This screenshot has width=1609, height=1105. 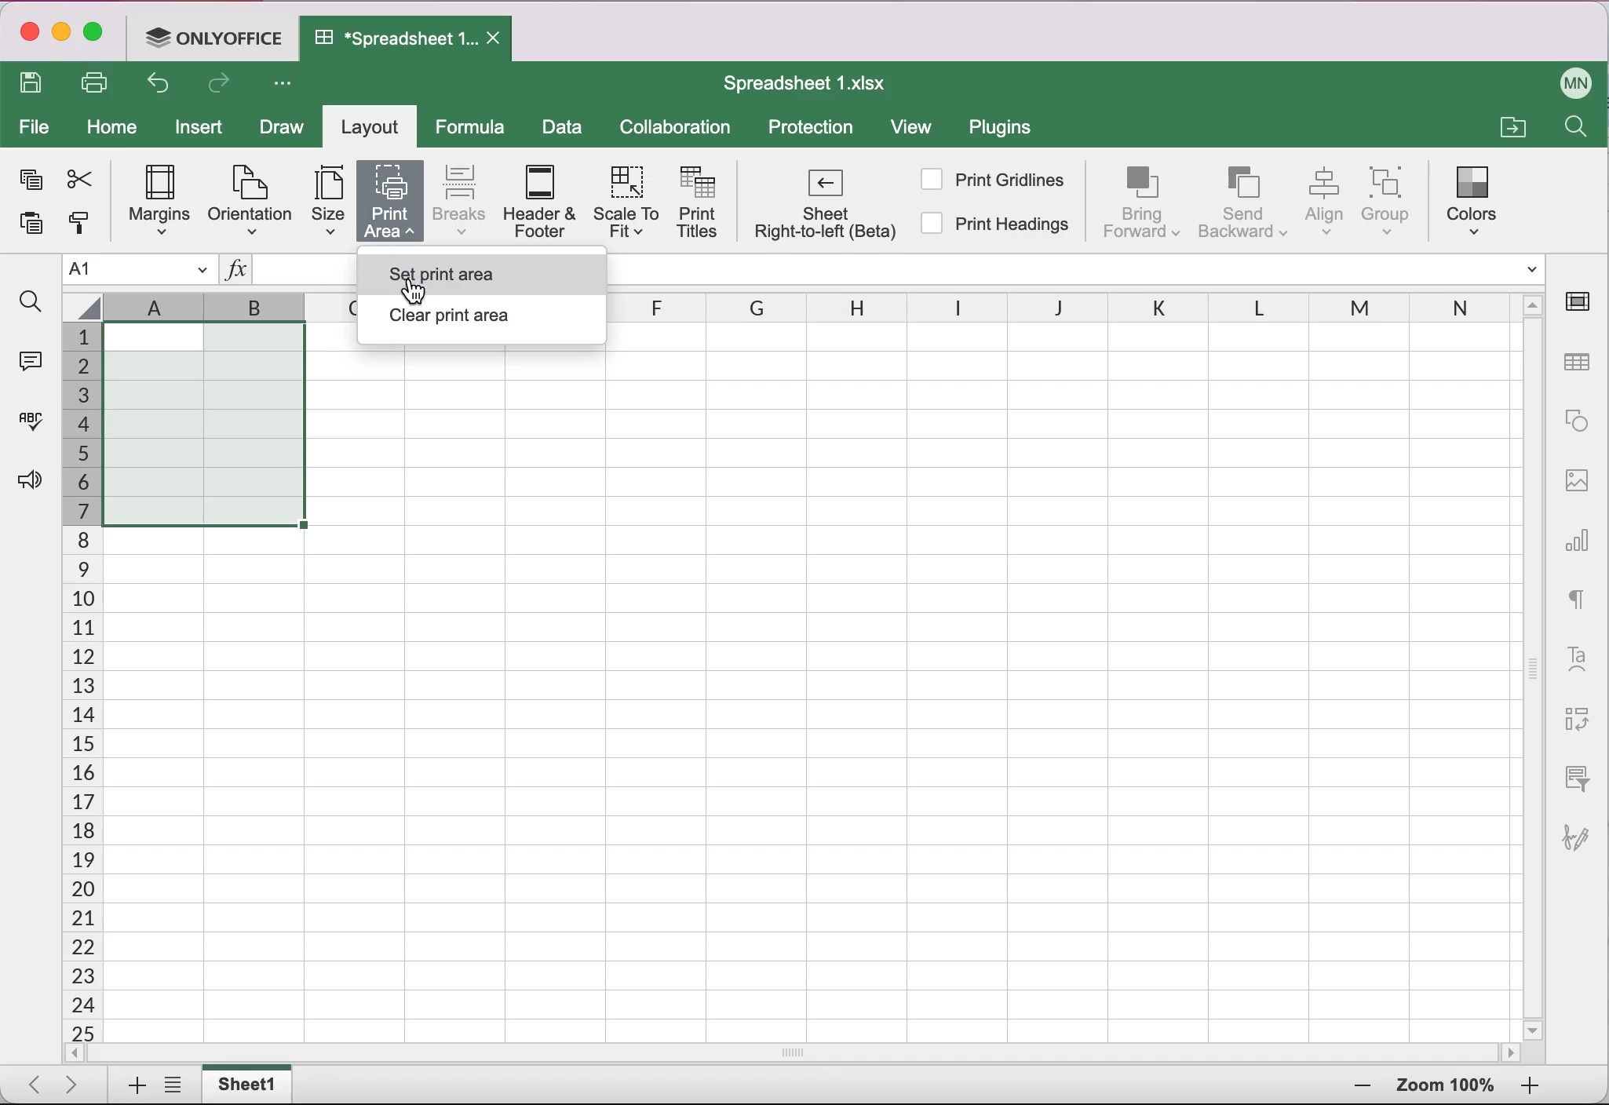 I want to click on horizontal slider, so click(x=812, y=1052).